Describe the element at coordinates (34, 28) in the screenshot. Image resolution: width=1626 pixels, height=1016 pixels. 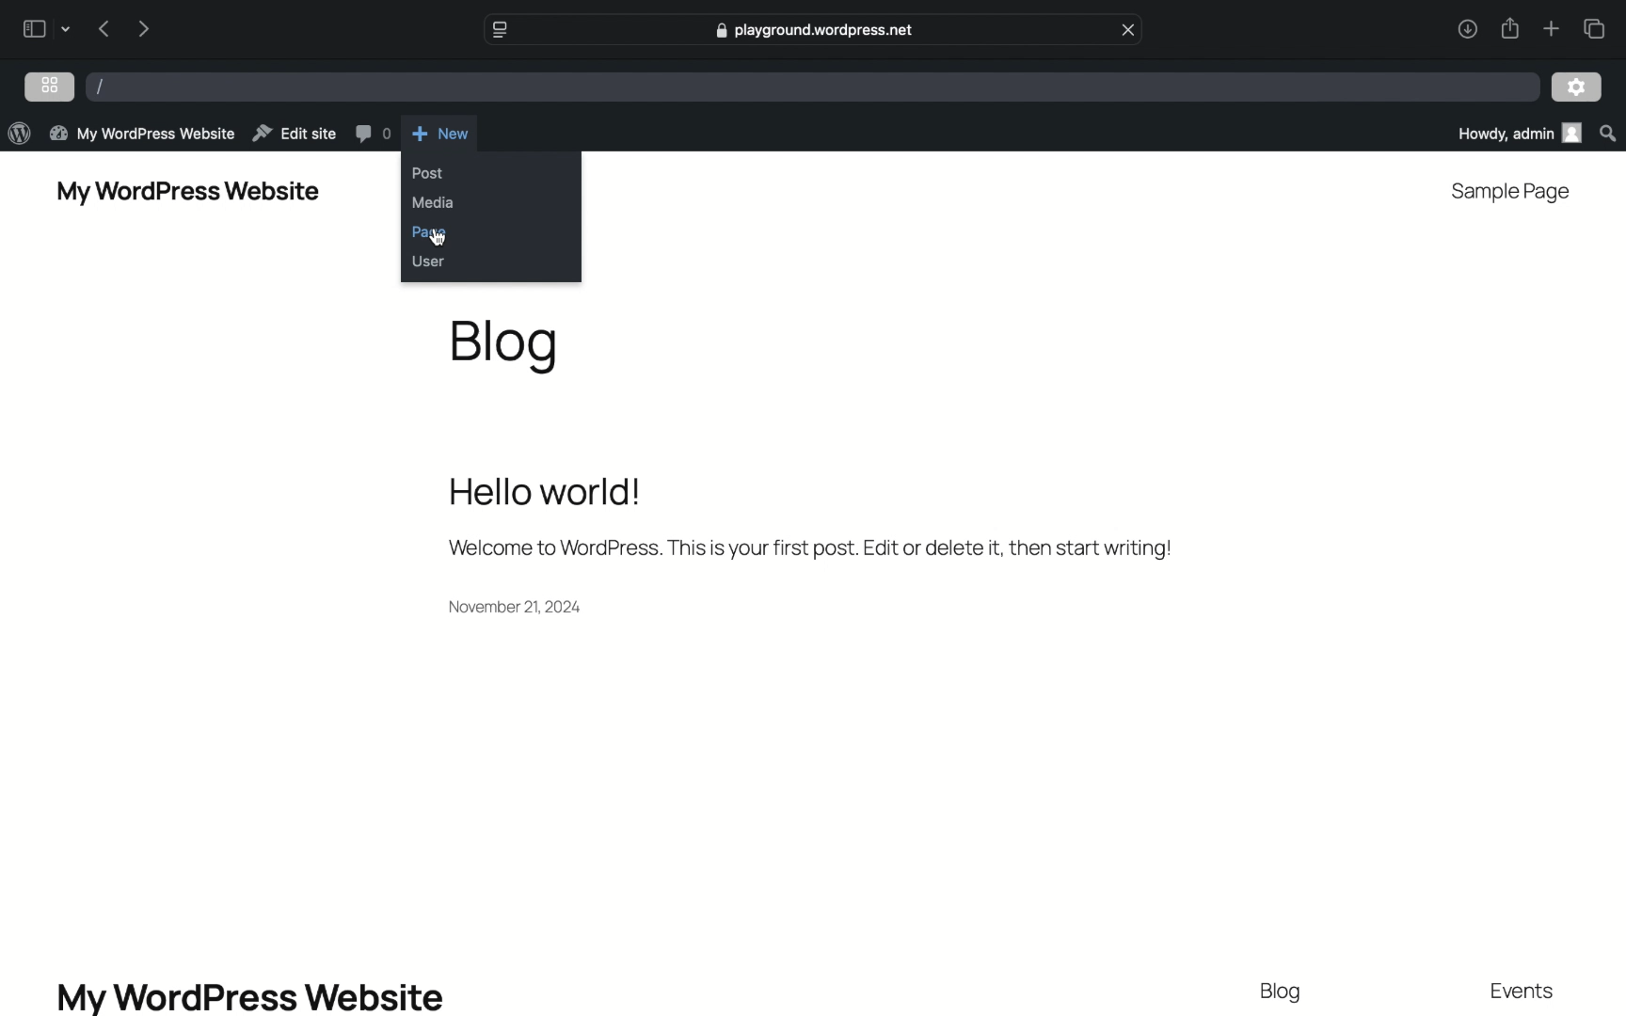
I see `sidebar` at that location.